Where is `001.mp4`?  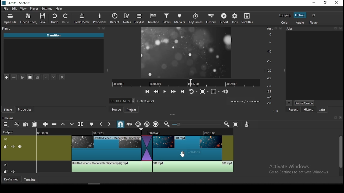 001.mp4 is located at coordinates (55, 35).